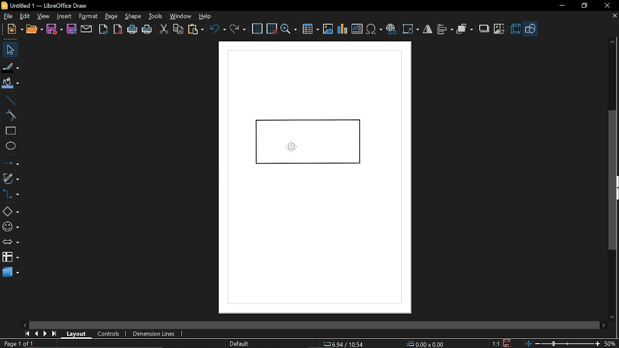  Describe the element at coordinates (605, 6) in the screenshot. I see `close` at that location.